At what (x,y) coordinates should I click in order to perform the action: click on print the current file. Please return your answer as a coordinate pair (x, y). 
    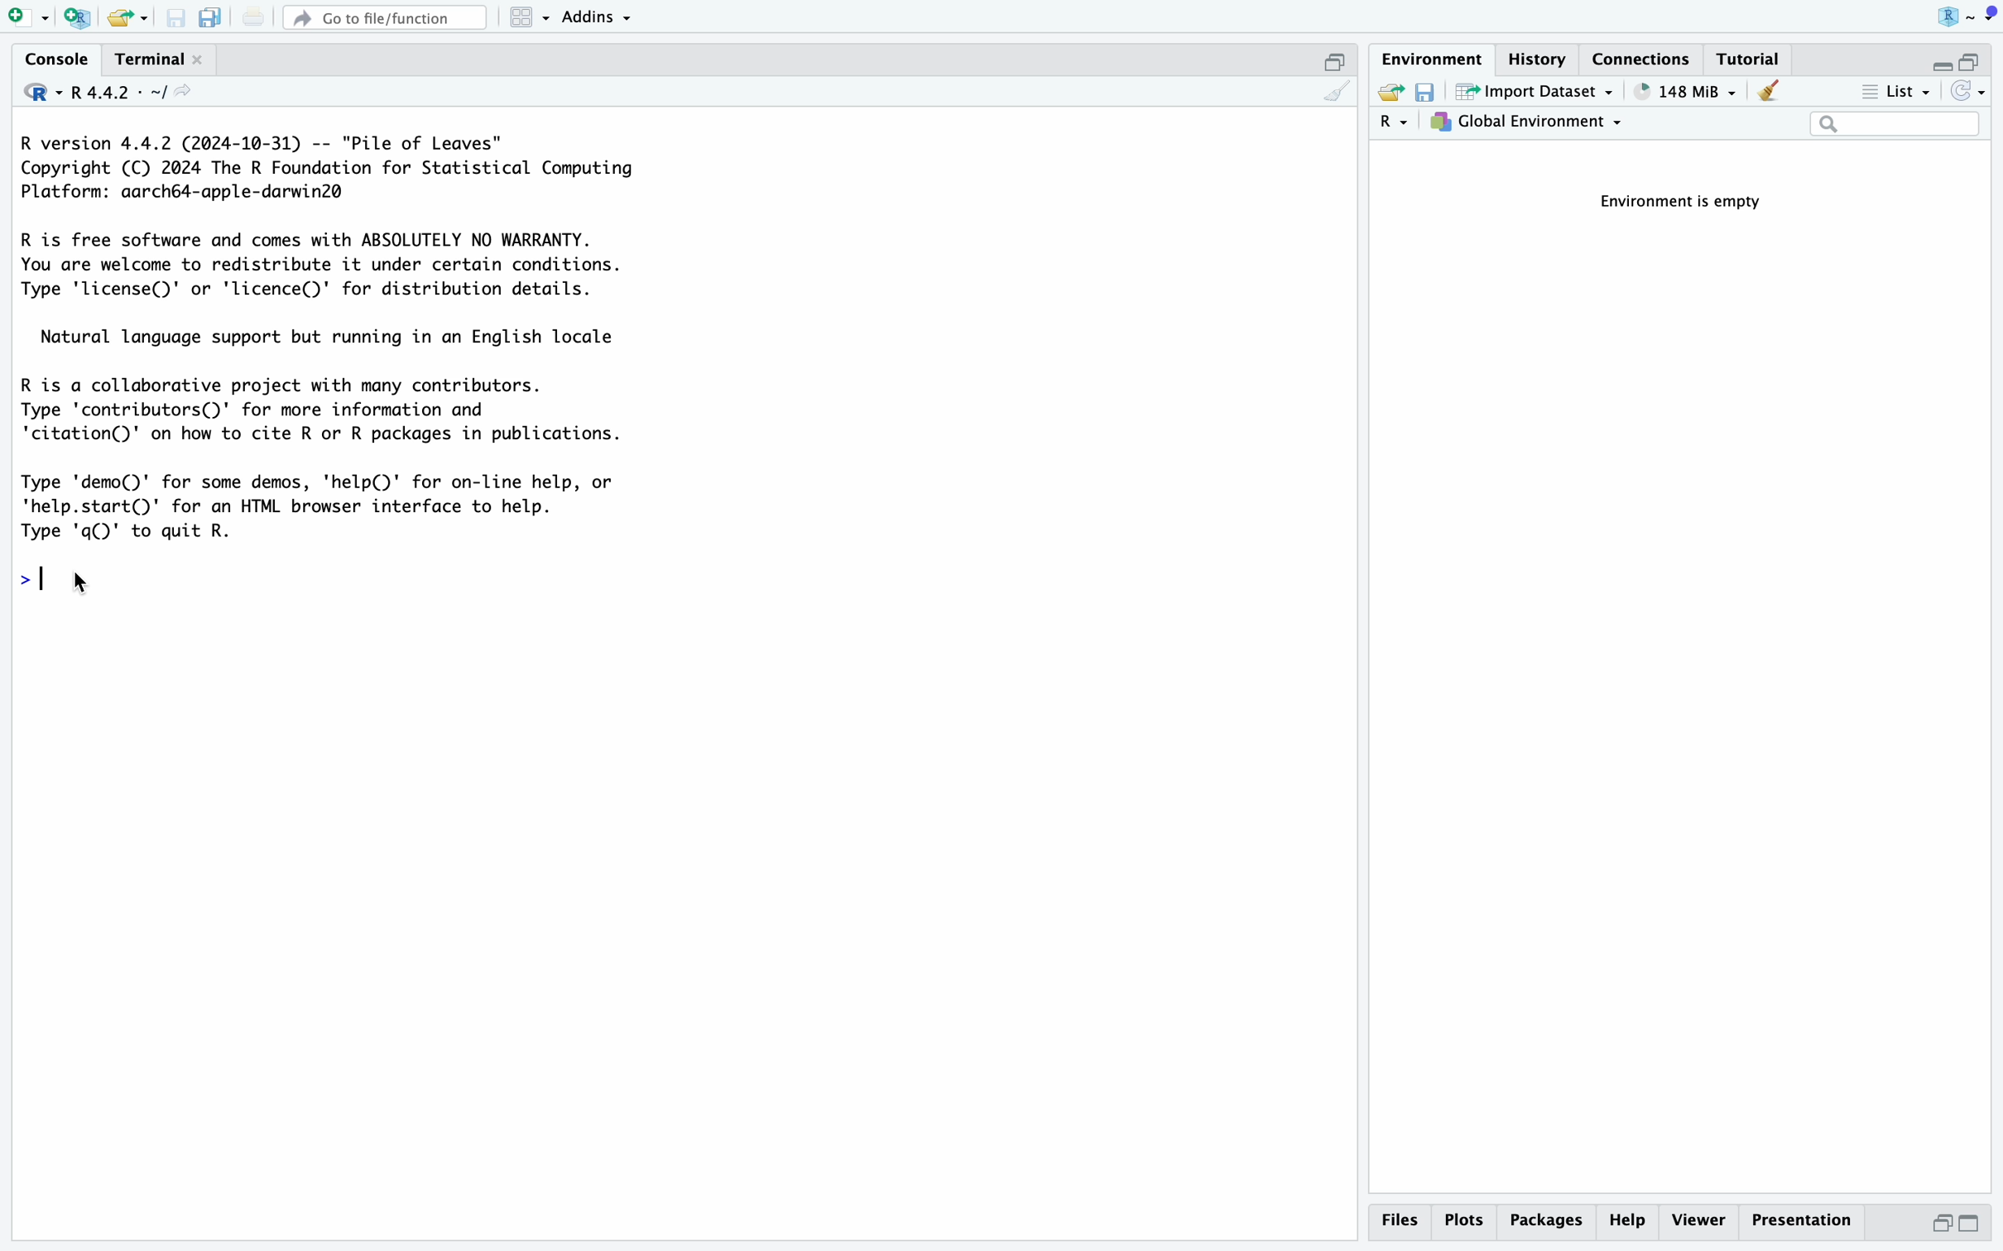
    Looking at the image, I should click on (250, 16).